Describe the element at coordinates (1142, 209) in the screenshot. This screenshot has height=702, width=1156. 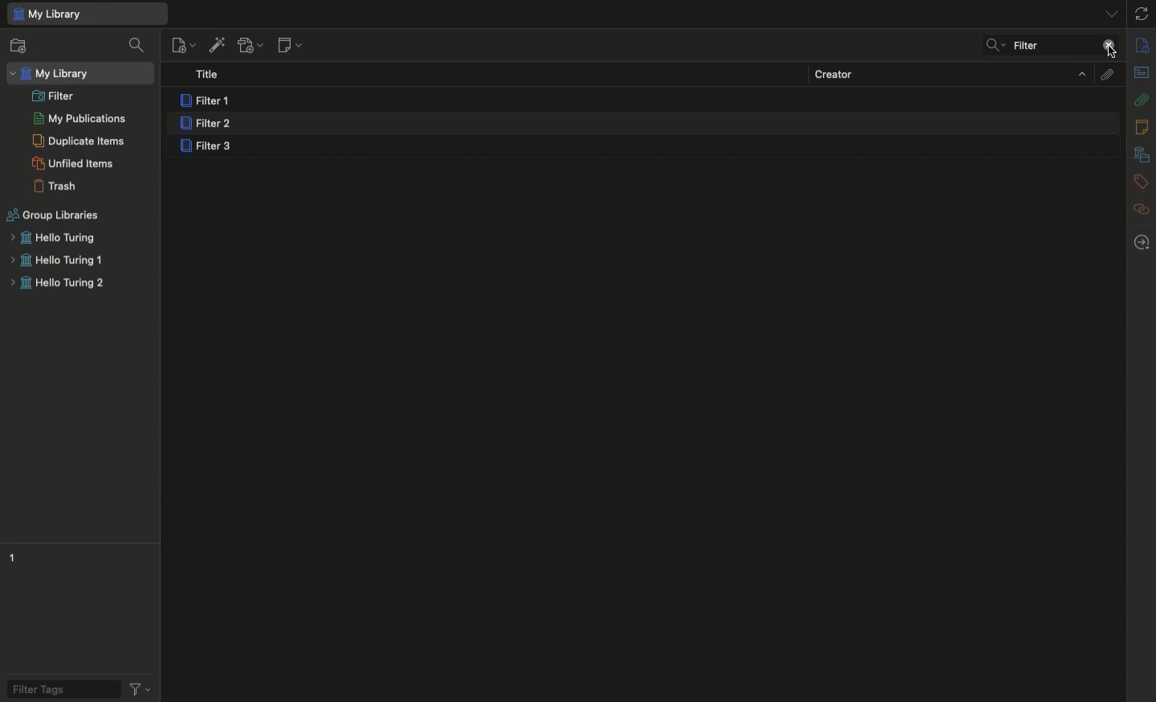
I see `Related` at that location.